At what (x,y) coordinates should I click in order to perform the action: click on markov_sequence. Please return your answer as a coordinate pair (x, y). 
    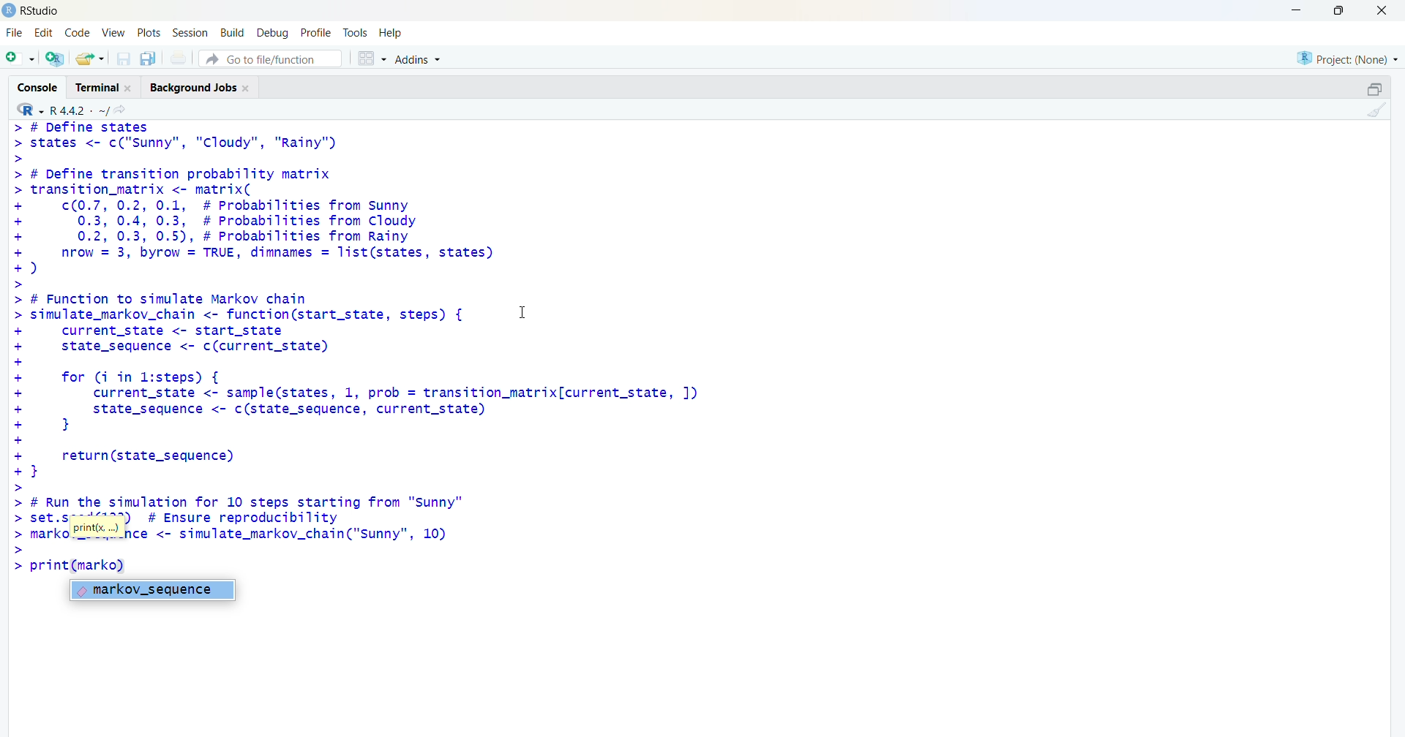
    Looking at the image, I should click on (153, 591).